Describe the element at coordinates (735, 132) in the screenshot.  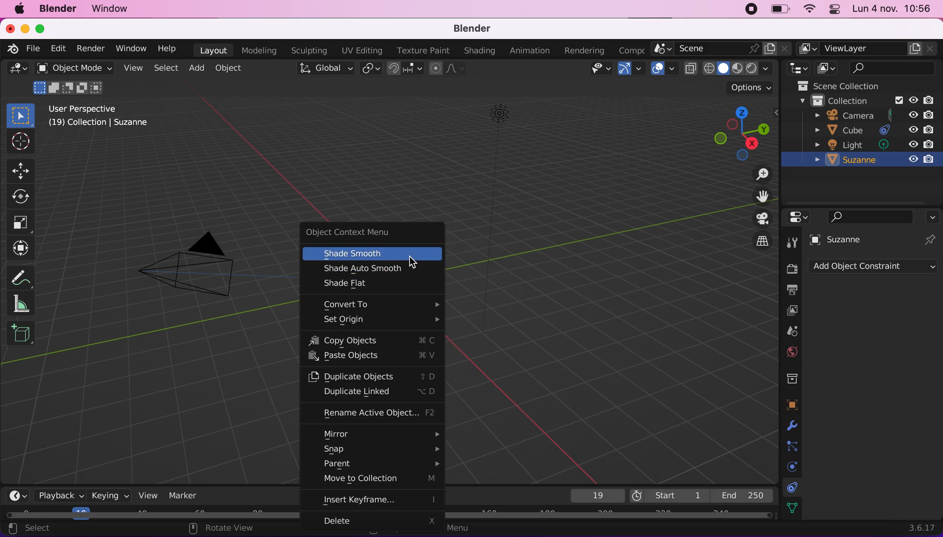
I see `click, shortcut and drag` at that location.